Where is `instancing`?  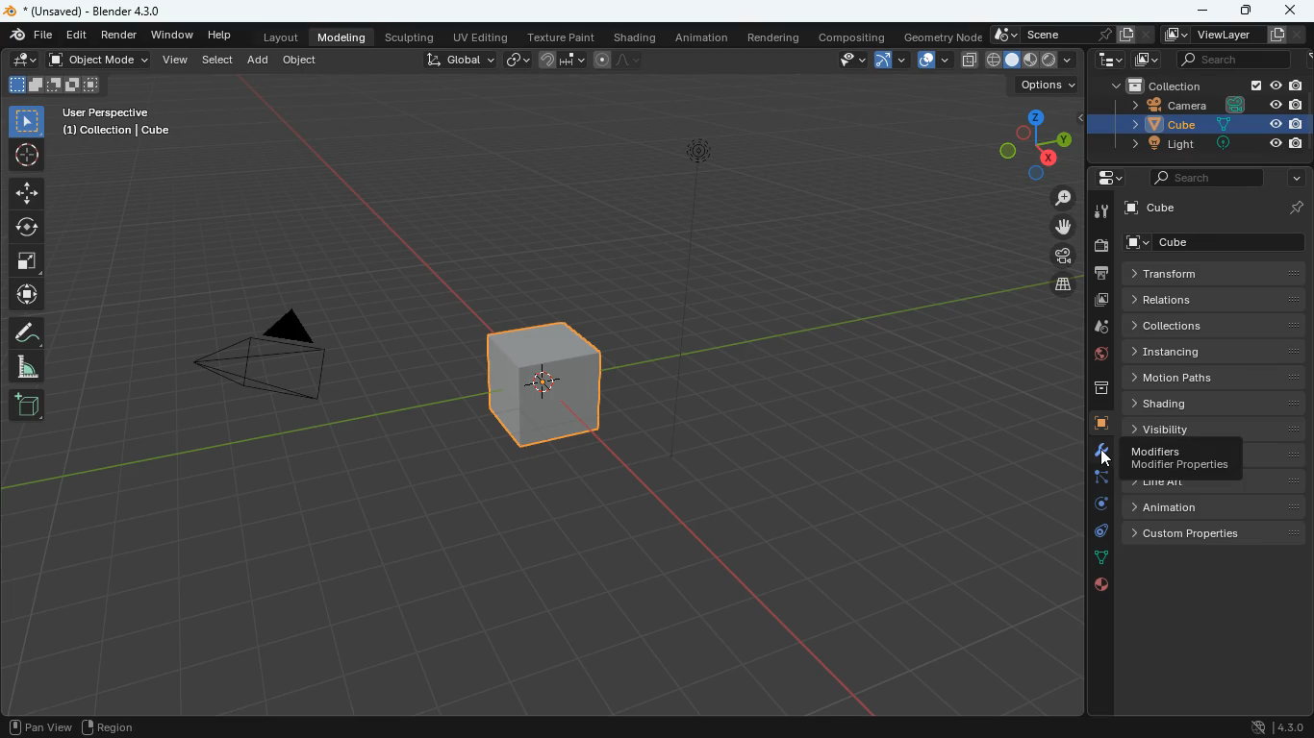 instancing is located at coordinates (1215, 352).